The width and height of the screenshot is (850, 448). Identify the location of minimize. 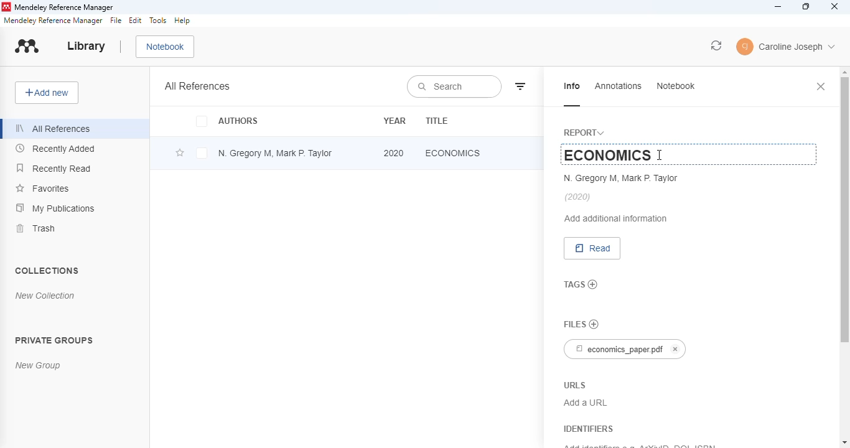
(779, 7).